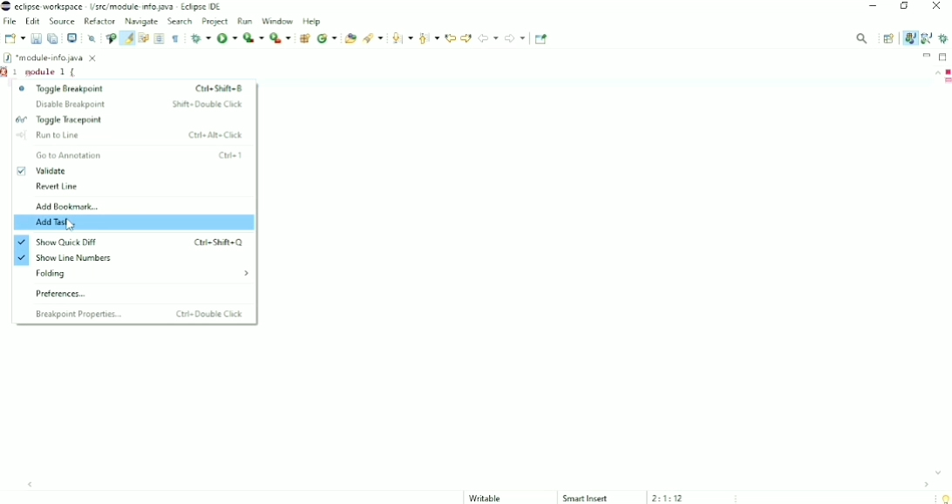  Describe the element at coordinates (278, 20) in the screenshot. I see `Window` at that location.